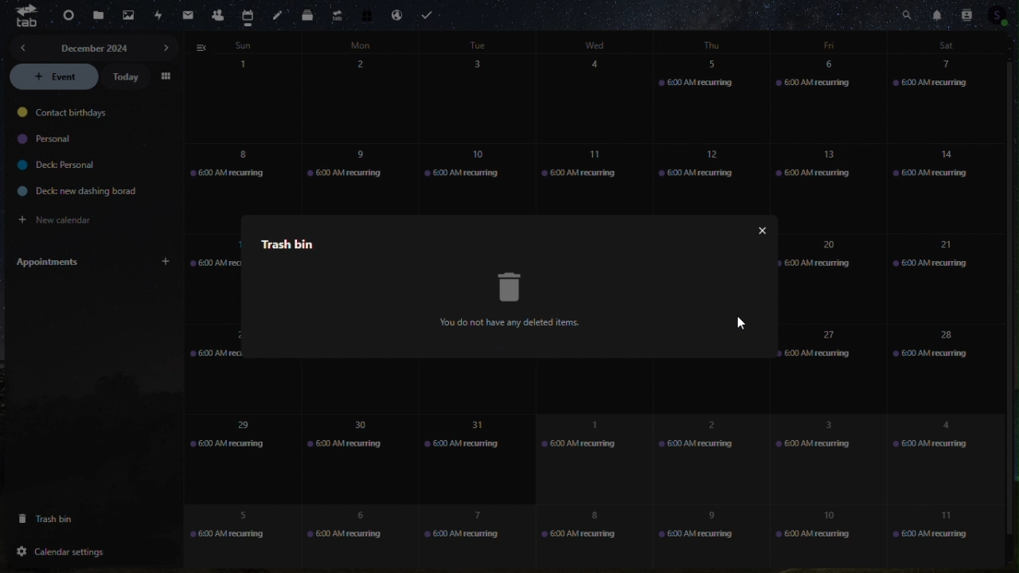  I want to click on 20, so click(818, 256).